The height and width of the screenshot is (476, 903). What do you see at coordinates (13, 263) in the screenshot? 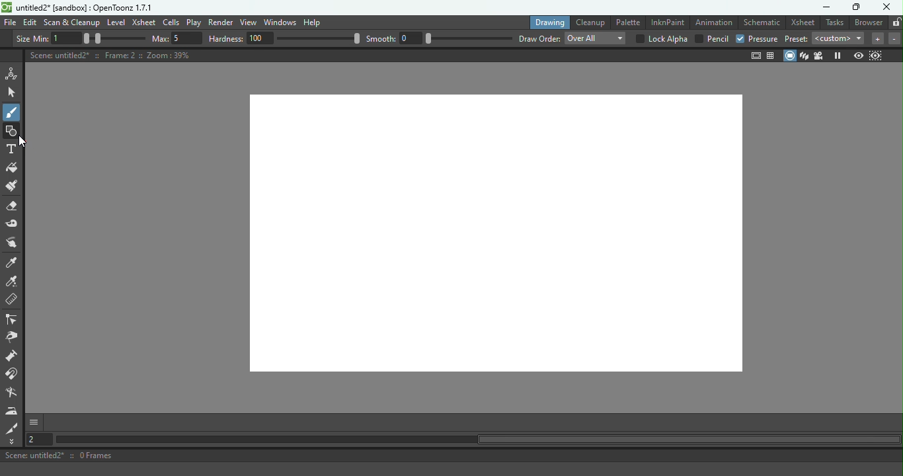
I see `Style picker tool` at bounding box center [13, 263].